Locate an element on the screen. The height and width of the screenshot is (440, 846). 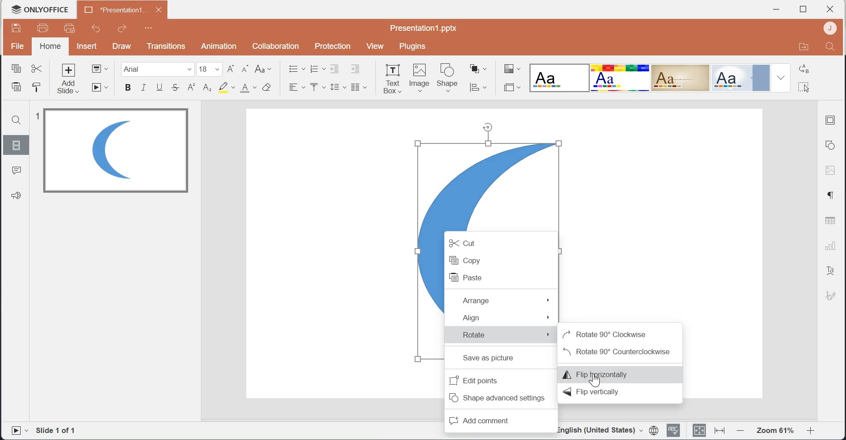
Copy is located at coordinates (499, 260).